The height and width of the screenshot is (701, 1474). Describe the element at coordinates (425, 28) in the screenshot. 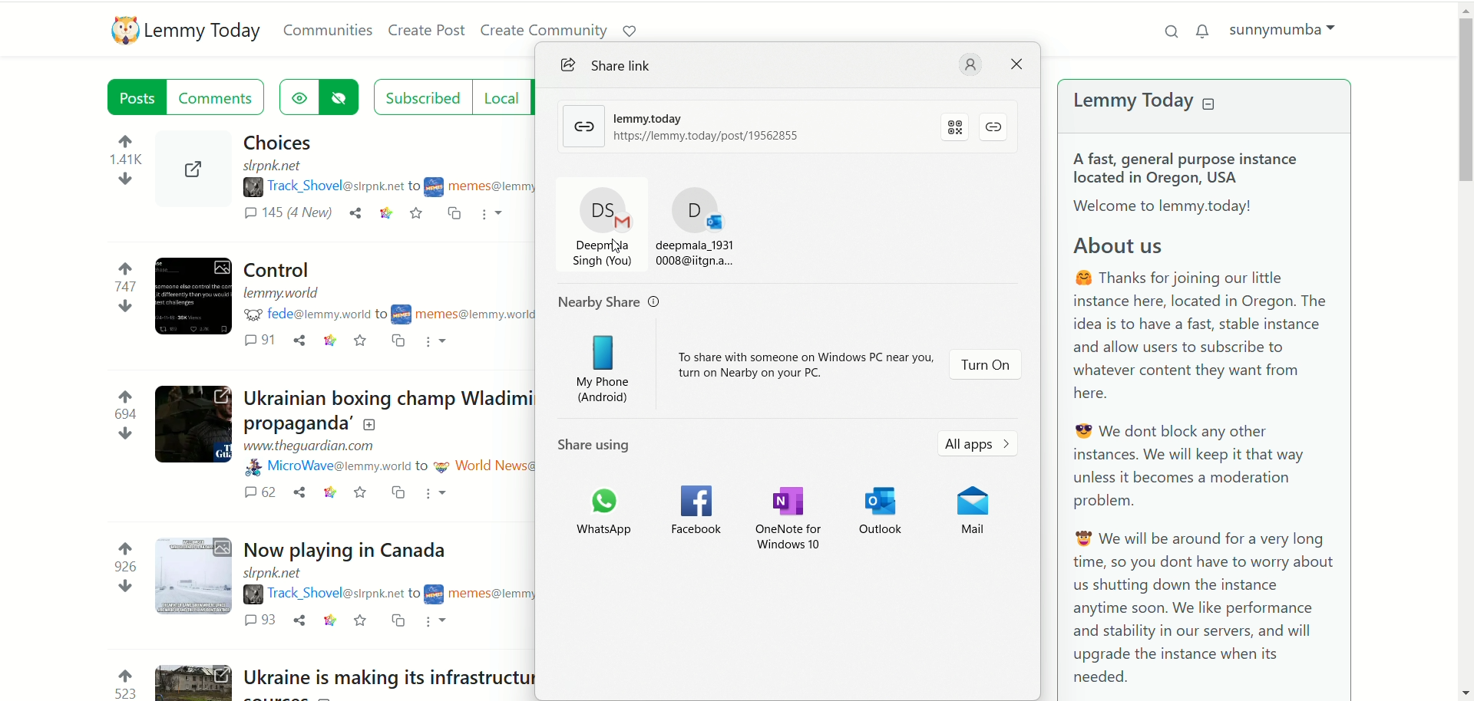

I see `create post` at that location.